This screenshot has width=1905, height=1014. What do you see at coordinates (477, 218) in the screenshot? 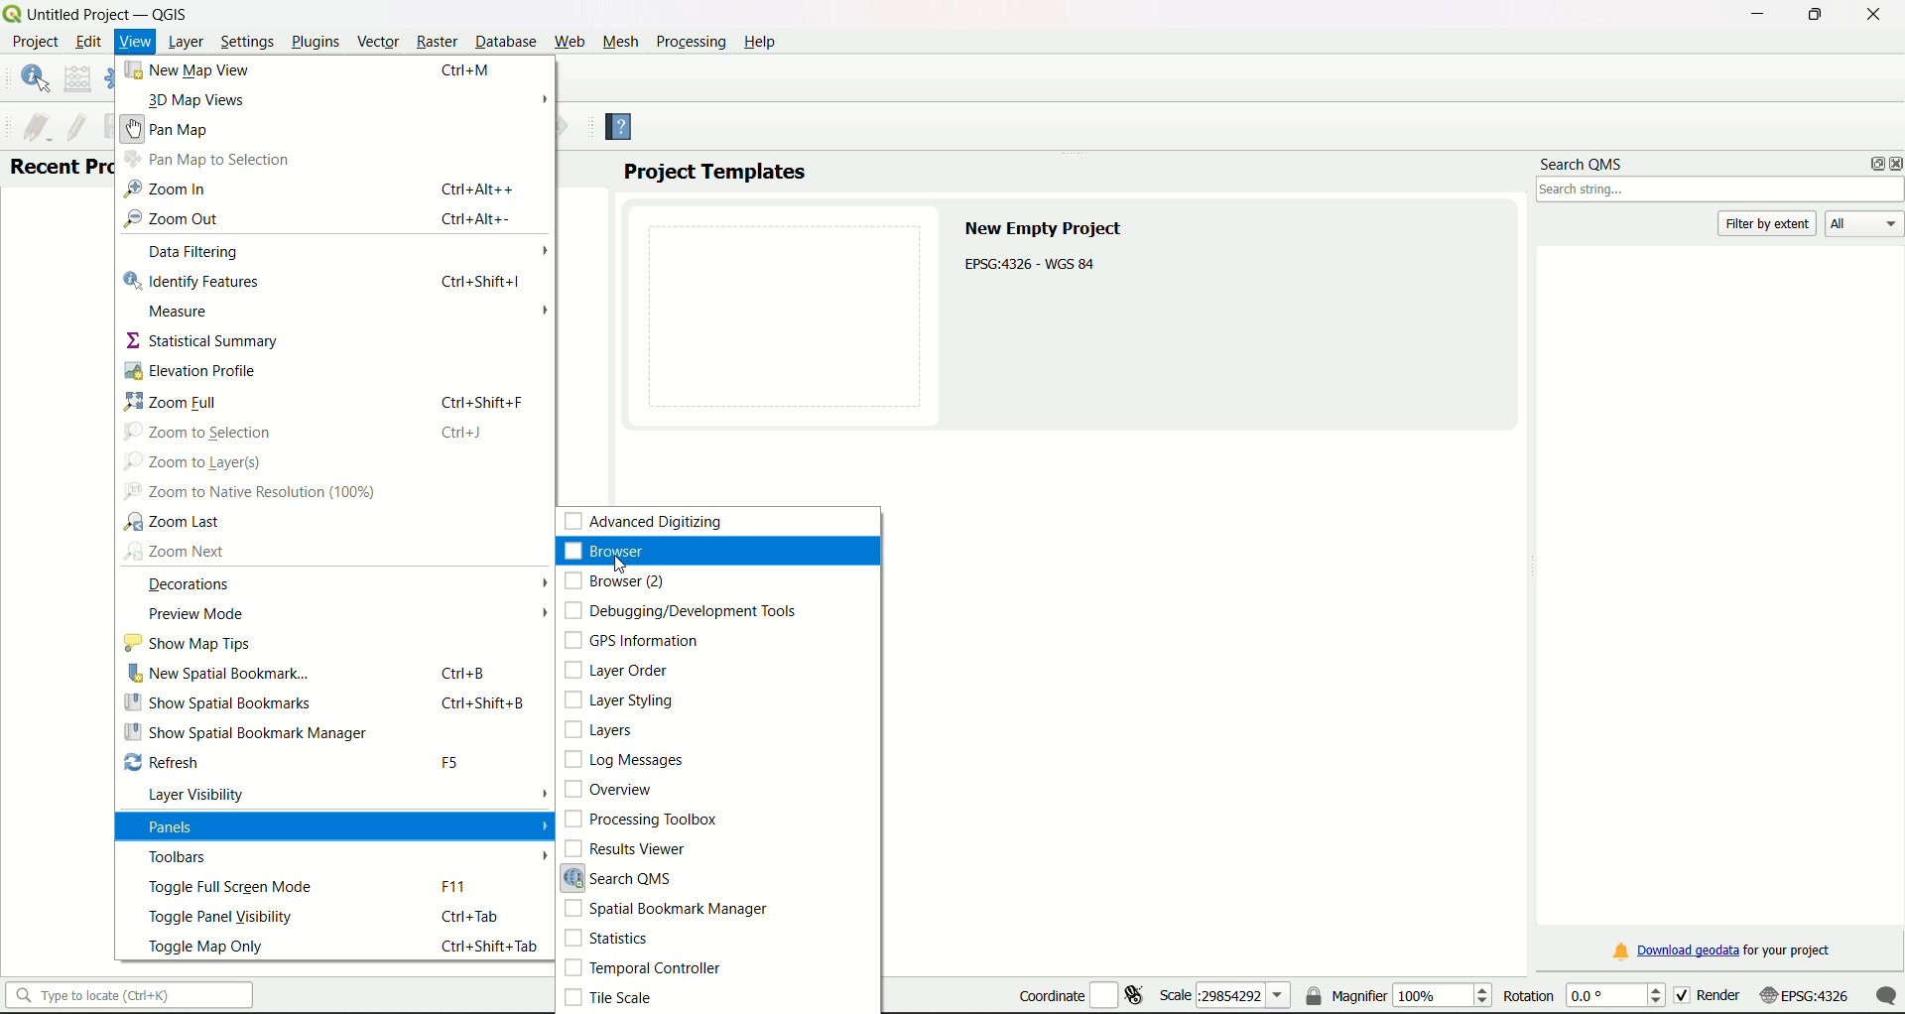
I see `ctrl+Alt+-` at bounding box center [477, 218].